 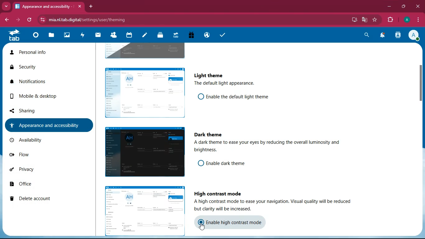 I want to click on sharing, so click(x=38, y=110).